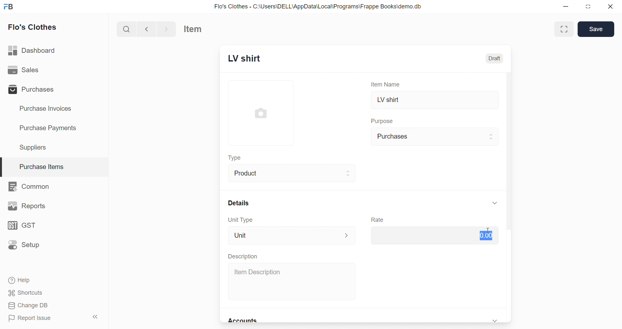  I want to click on Suppliers, so click(36, 147).